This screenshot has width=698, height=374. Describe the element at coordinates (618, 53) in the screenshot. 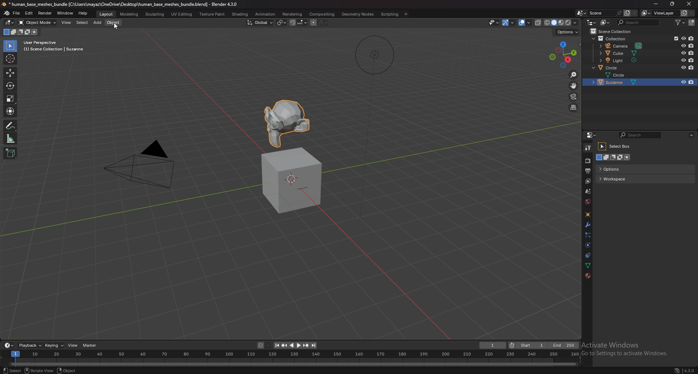

I see `cube` at that location.